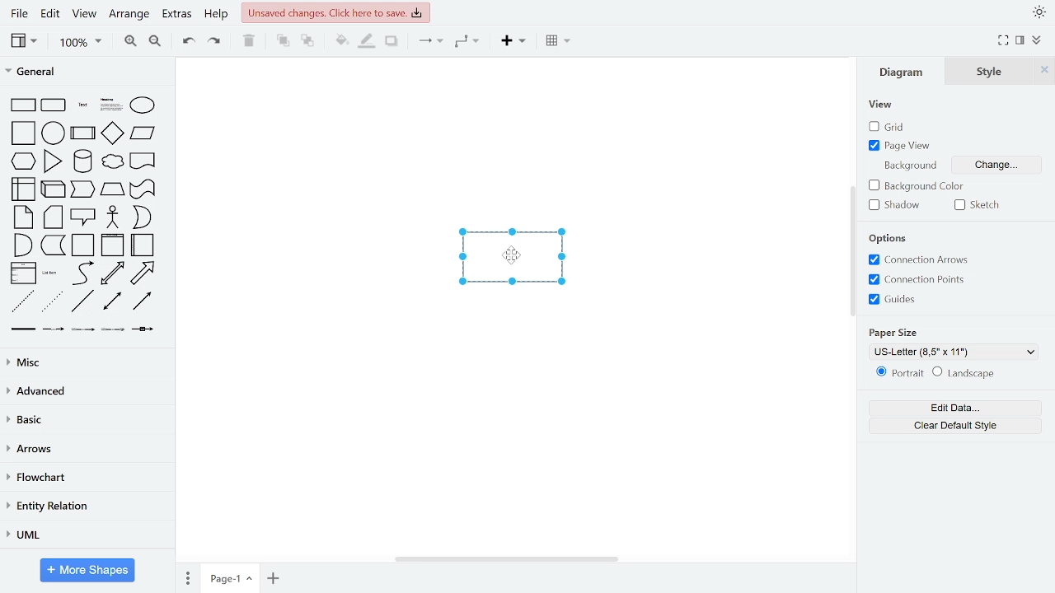 This screenshot has height=593, width=1055. I want to click on general shapes, so click(81, 161).